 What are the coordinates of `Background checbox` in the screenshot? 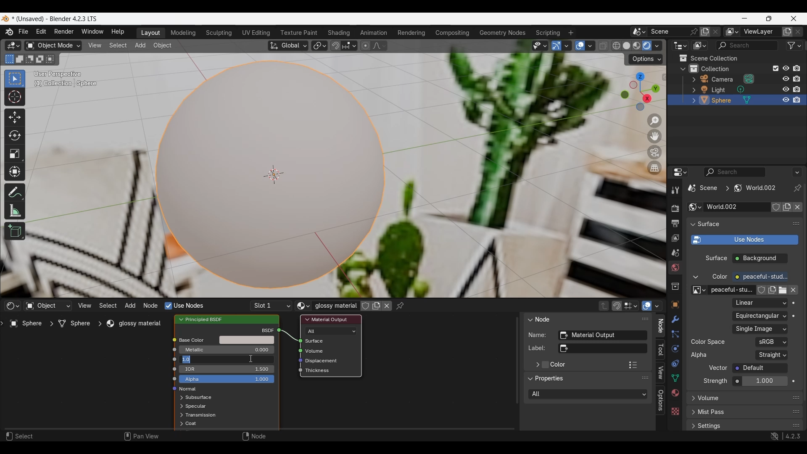 It's located at (760, 259).